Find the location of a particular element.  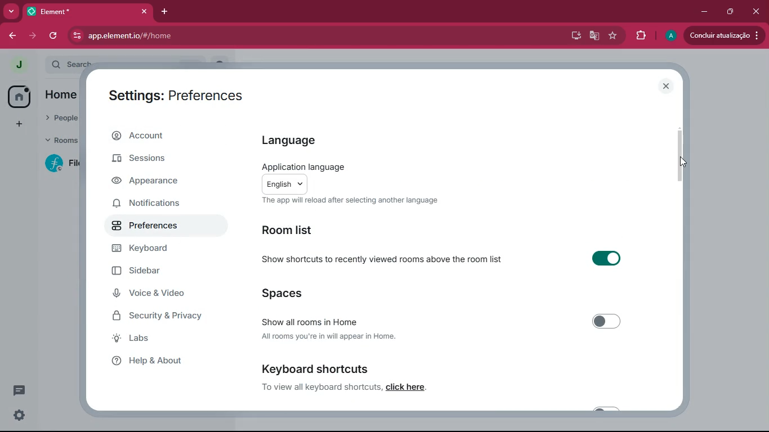

element* is located at coordinates (74, 11).